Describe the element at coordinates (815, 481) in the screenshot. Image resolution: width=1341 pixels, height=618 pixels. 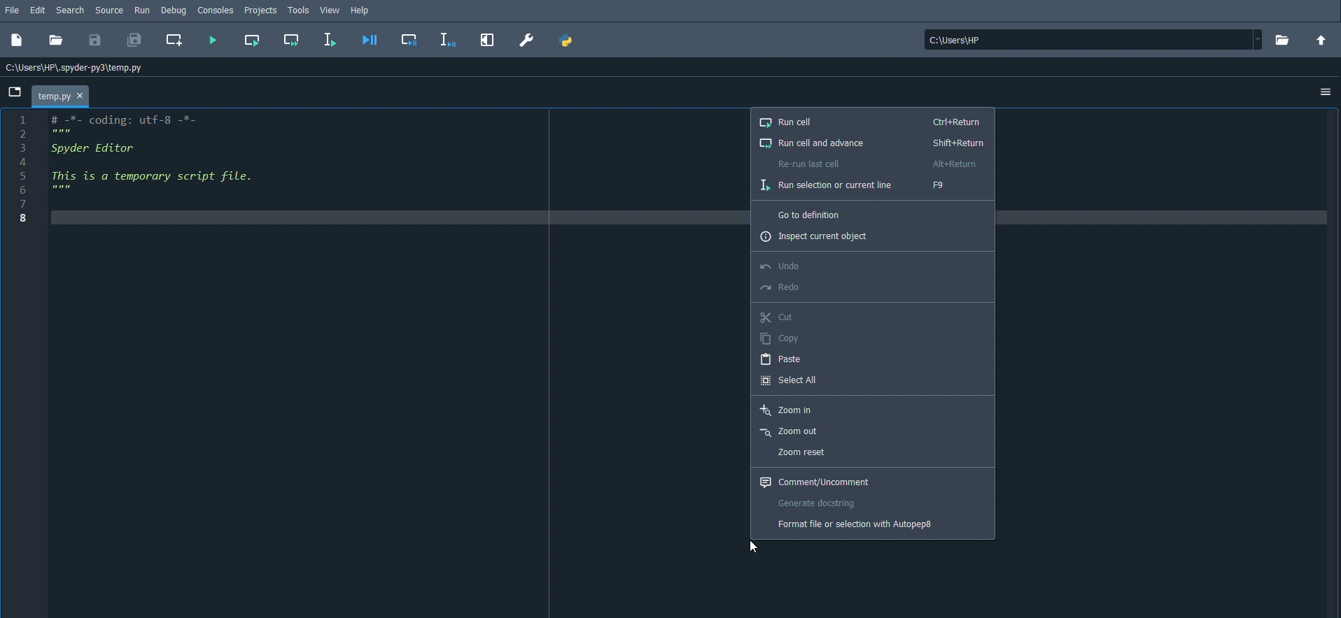
I see `Comment/Uncomment` at that location.